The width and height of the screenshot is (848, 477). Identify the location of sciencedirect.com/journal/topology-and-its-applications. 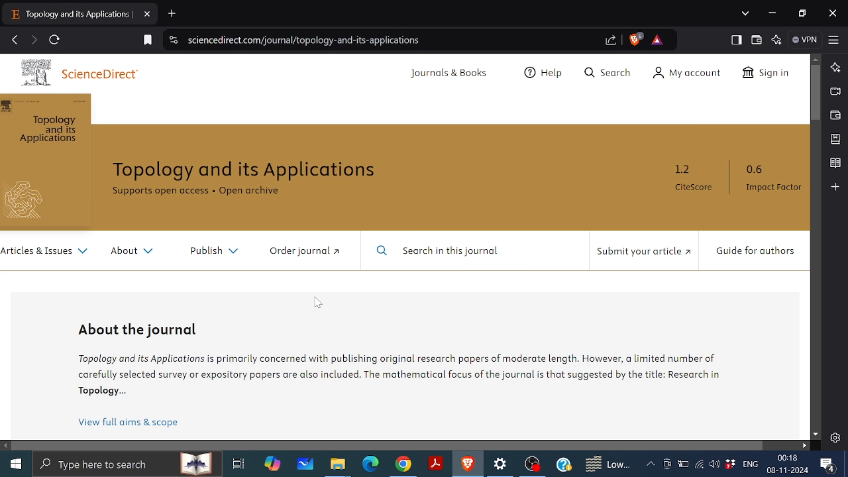
(303, 40).